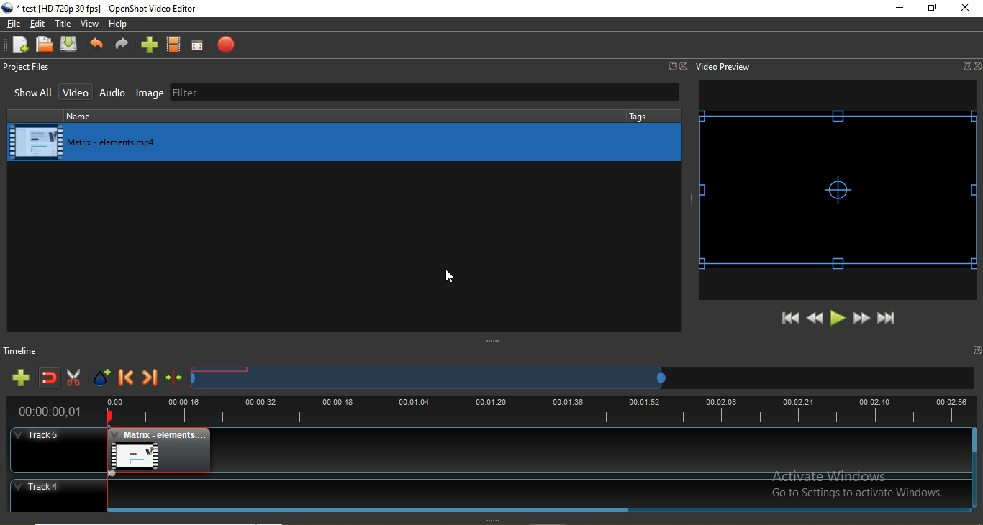 This screenshot has width=983, height=525. What do you see at coordinates (374, 512) in the screenshot?
I see `Horizontal Scroll bar` at bounding box center [374, 512].